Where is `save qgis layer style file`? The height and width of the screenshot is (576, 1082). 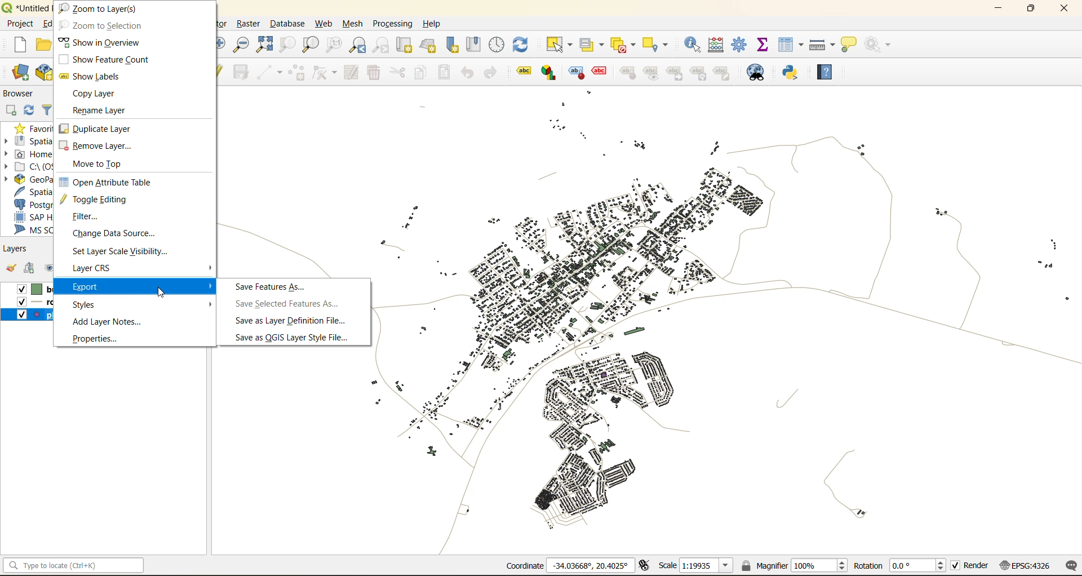 save qgis layer style file is located at coordinates (295, 337).